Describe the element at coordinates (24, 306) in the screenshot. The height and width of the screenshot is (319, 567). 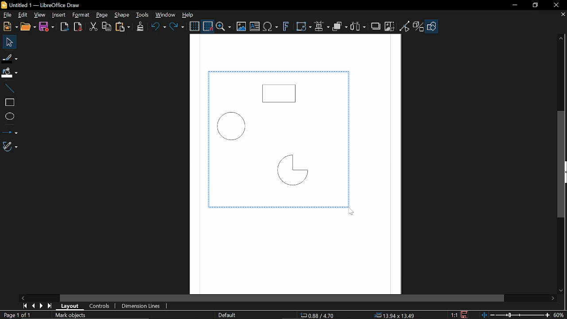
I see `First page` at that location.